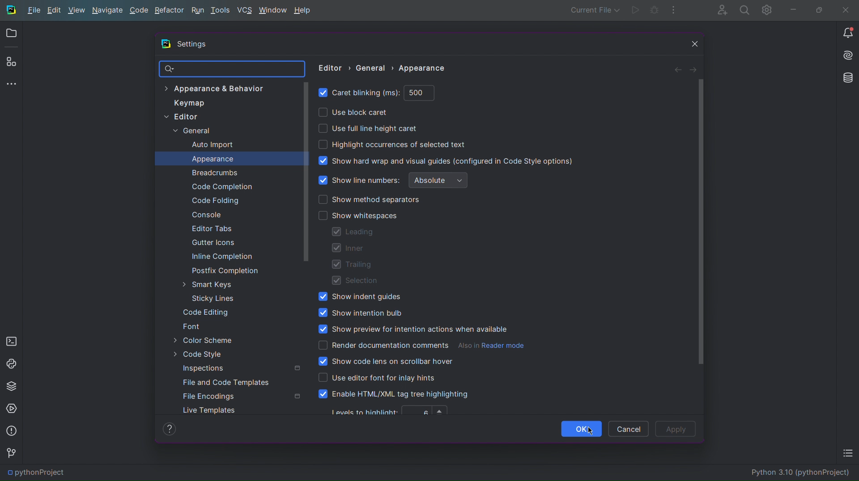 The height and width of the screenshot is (481, 859). I want to click on Settings, so click(198, 44).